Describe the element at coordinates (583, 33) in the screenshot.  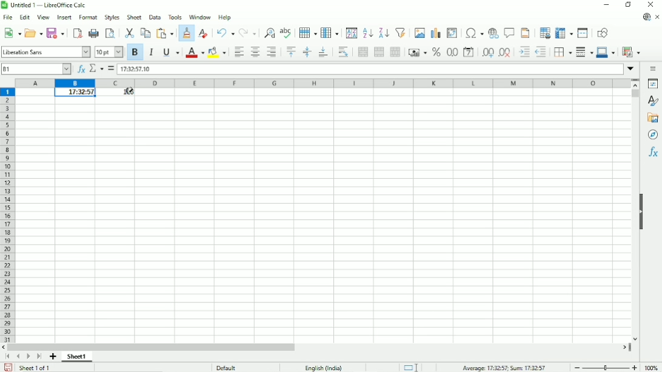
I see `Split window` at that location.